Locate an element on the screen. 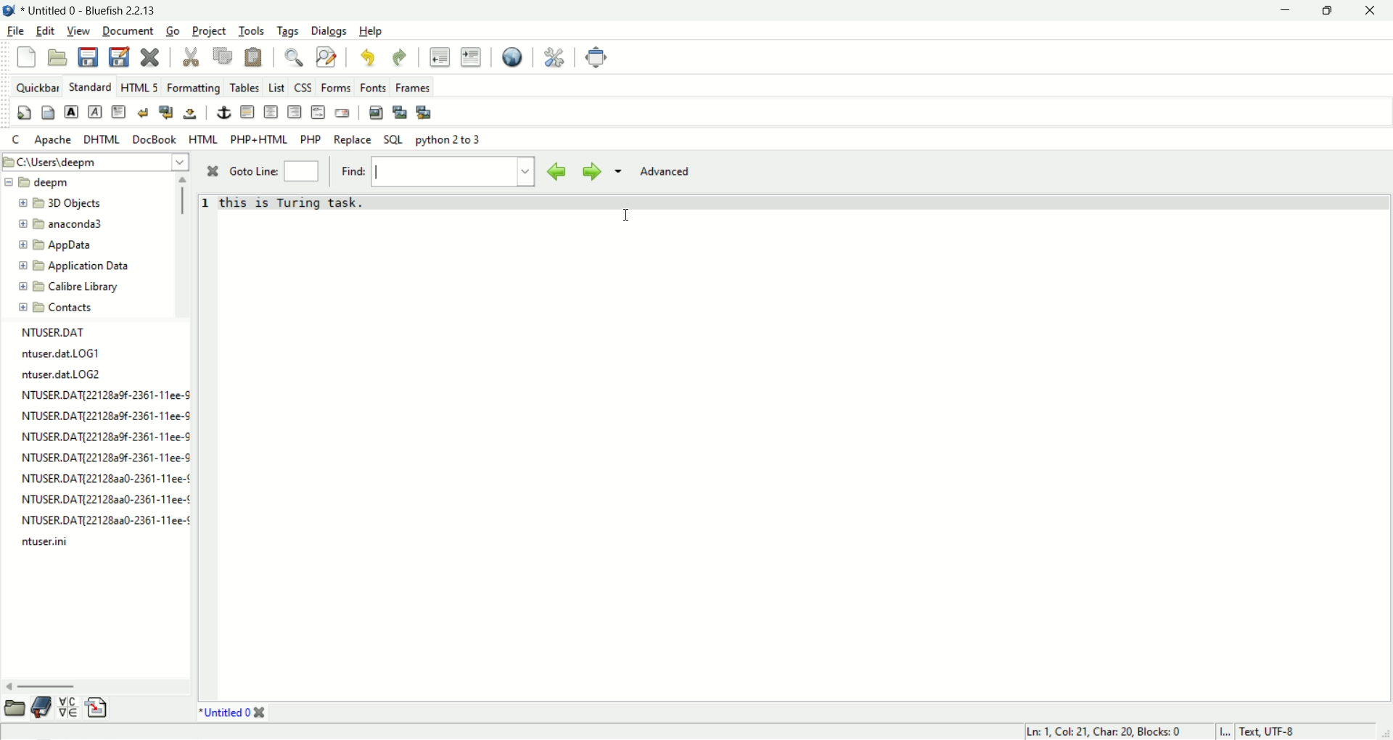  Dialogs is located at coordinates (329, 30).